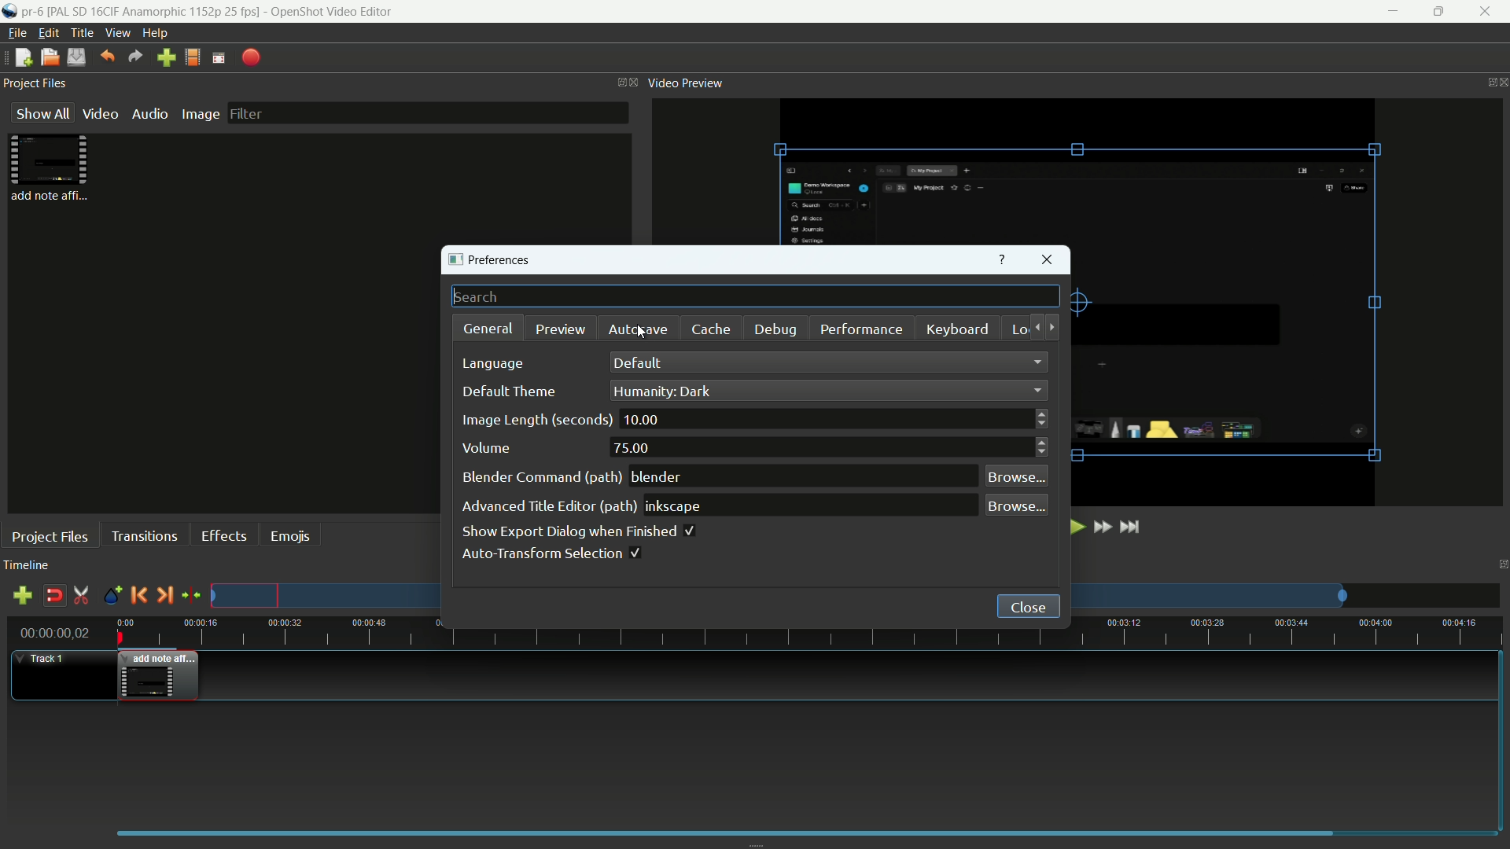  Describe the element at coordinates (136, 57) in the screenshot. I see `redo` at that location.